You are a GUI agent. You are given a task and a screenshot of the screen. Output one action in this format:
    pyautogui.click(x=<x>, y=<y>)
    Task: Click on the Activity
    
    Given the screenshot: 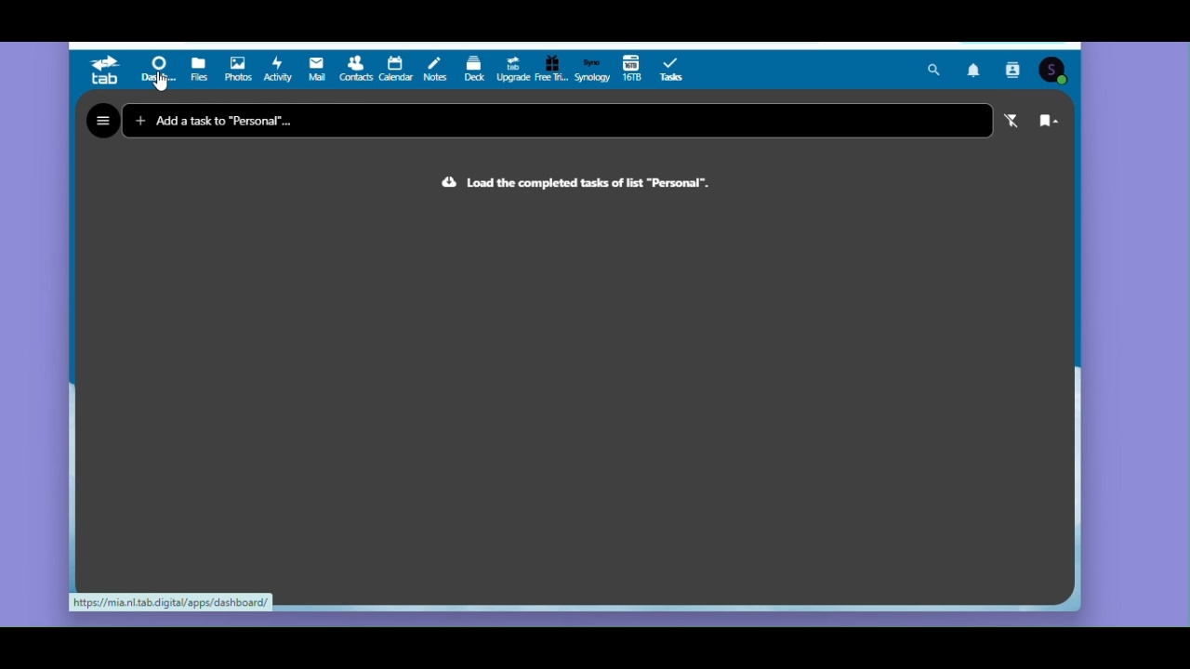 What is the action you would take?
    pyautogui.click(x=276, y=70)
    